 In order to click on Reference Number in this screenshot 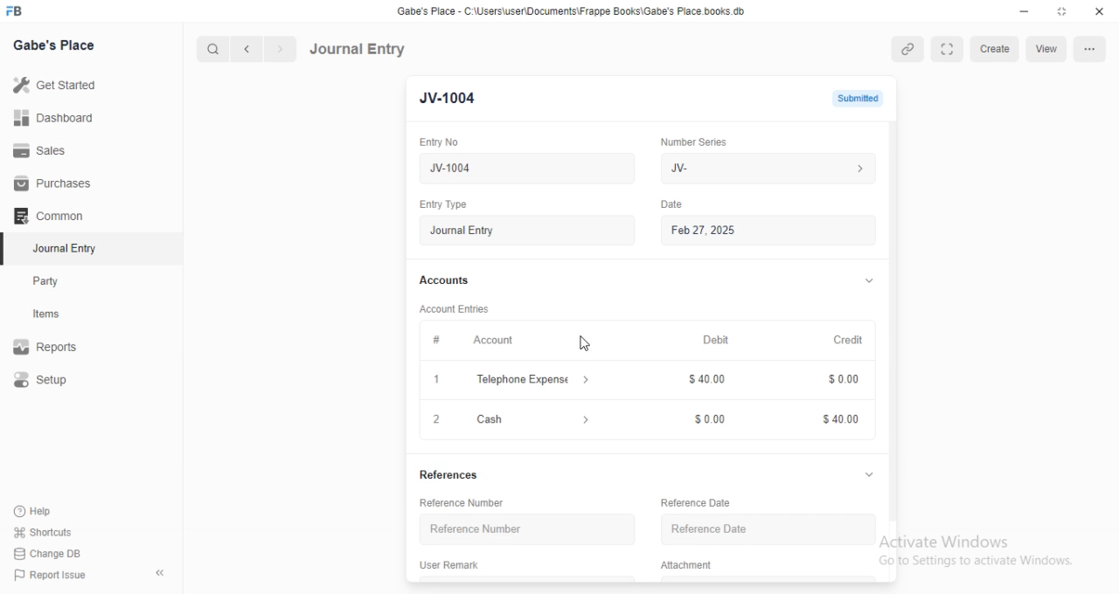, I will do `click(463, 503)`.